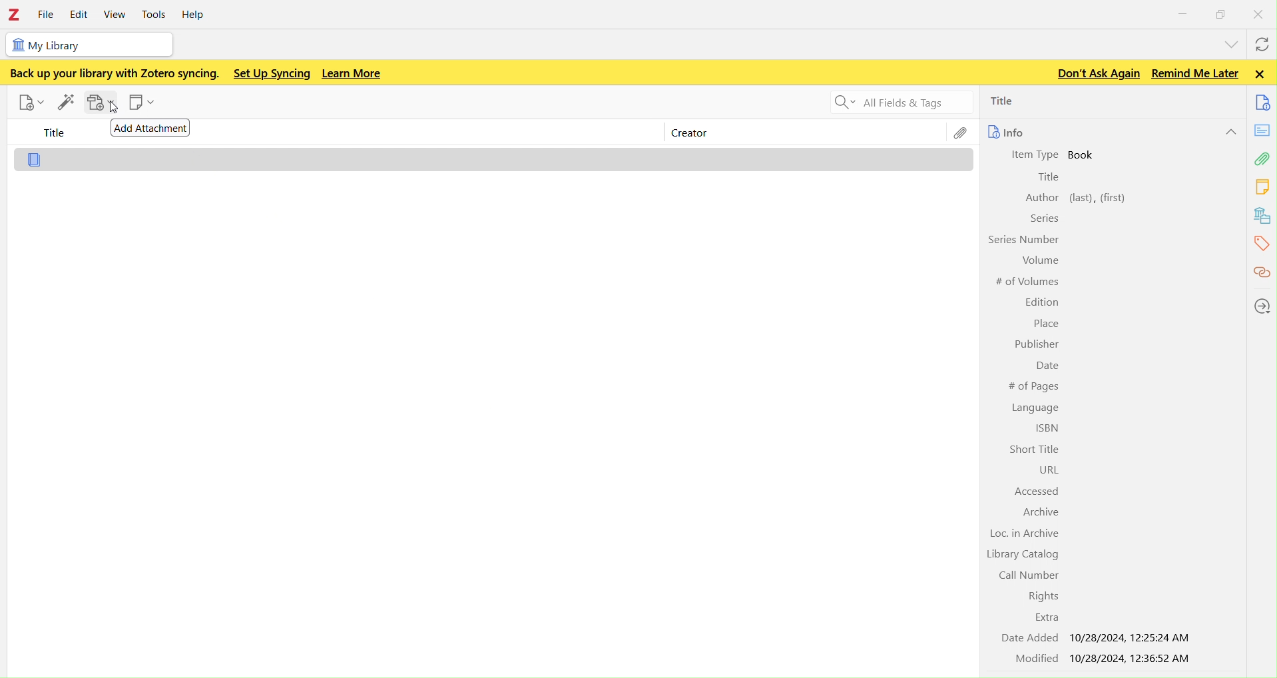  Describe the element at coordinates (1043, 219) in the screenshot. I see `Series` at that location.